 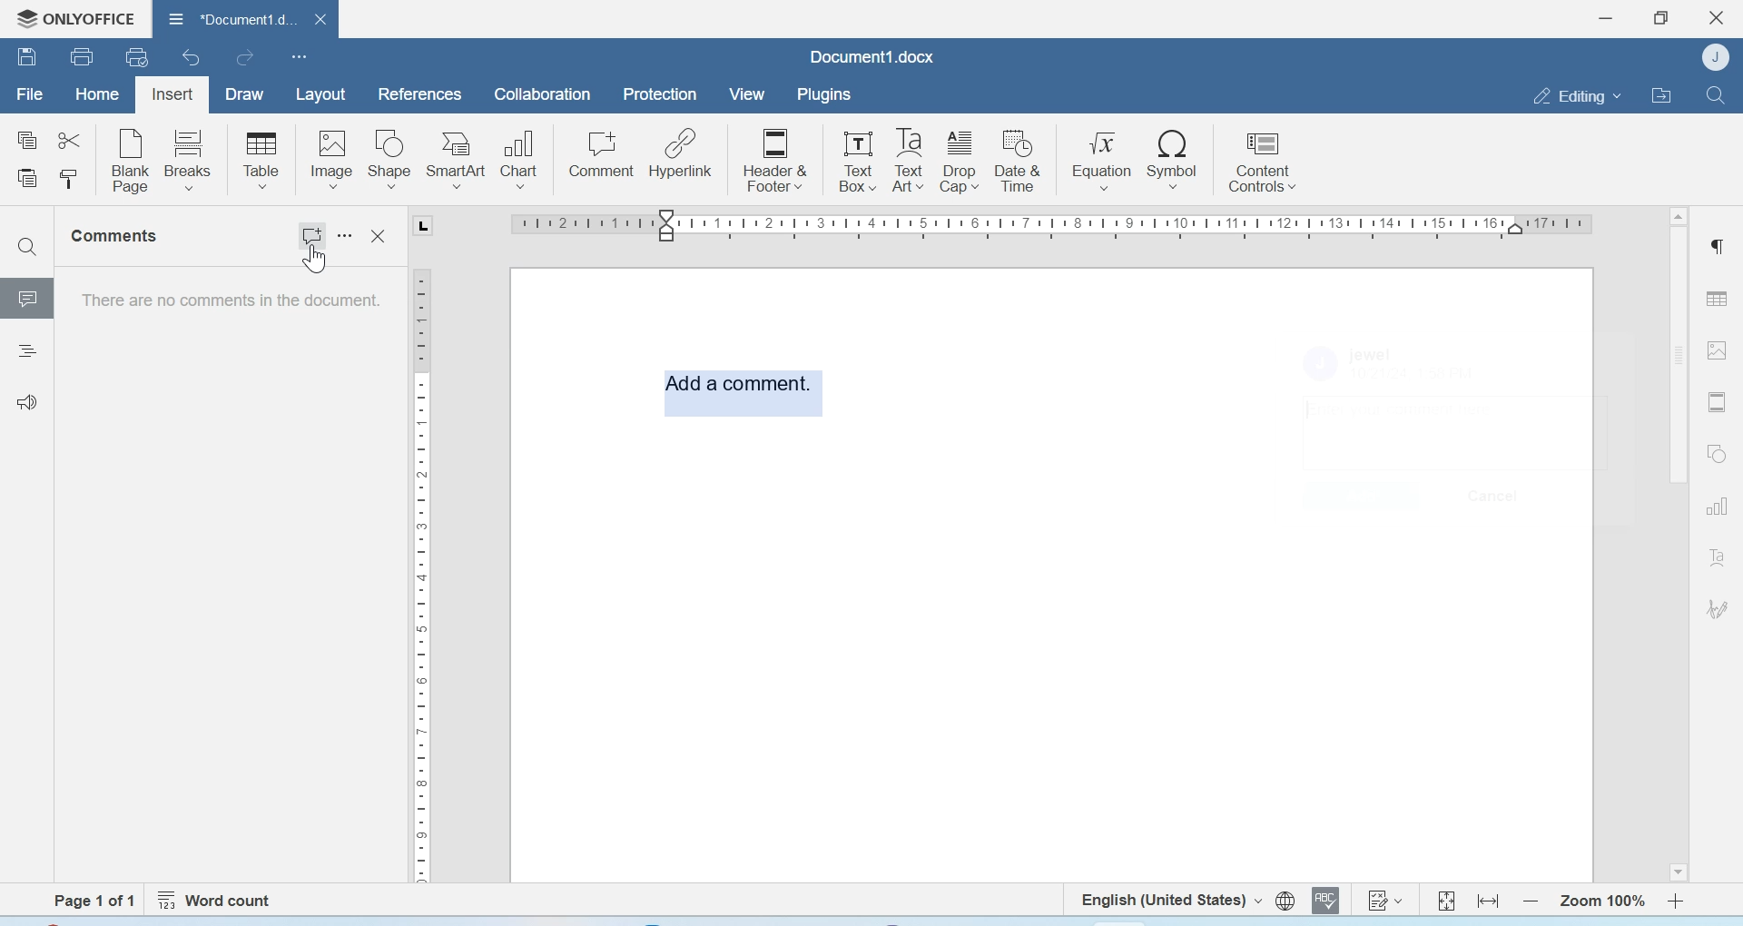 I want to click on scale, so click(x=420, y=572).